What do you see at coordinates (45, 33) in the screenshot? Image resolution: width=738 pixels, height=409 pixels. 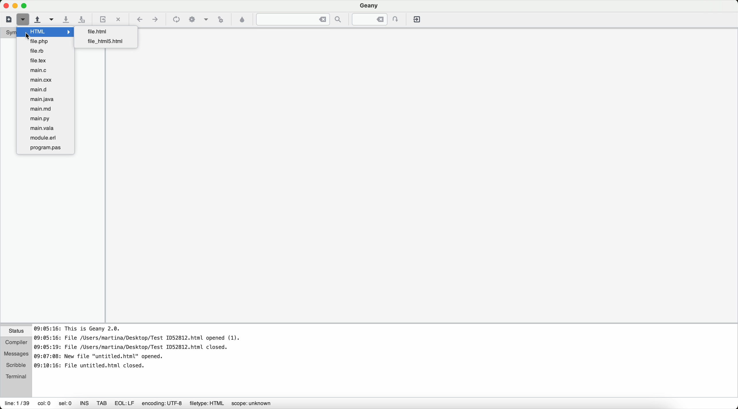 I see `cursor on HTML` at bounding box center [45, 33].